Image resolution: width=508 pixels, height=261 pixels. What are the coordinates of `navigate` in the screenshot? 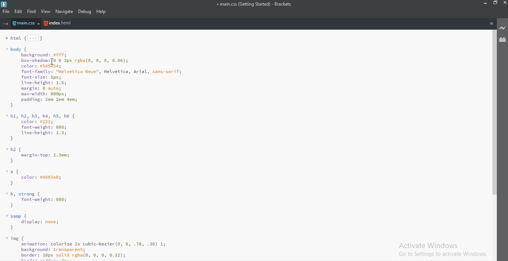 It's located at (64, 11).